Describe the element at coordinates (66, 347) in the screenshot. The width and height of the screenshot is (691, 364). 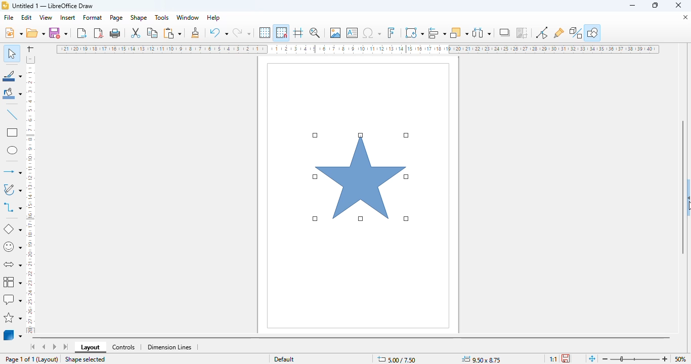
I see `scroll to last sheet` at that location.